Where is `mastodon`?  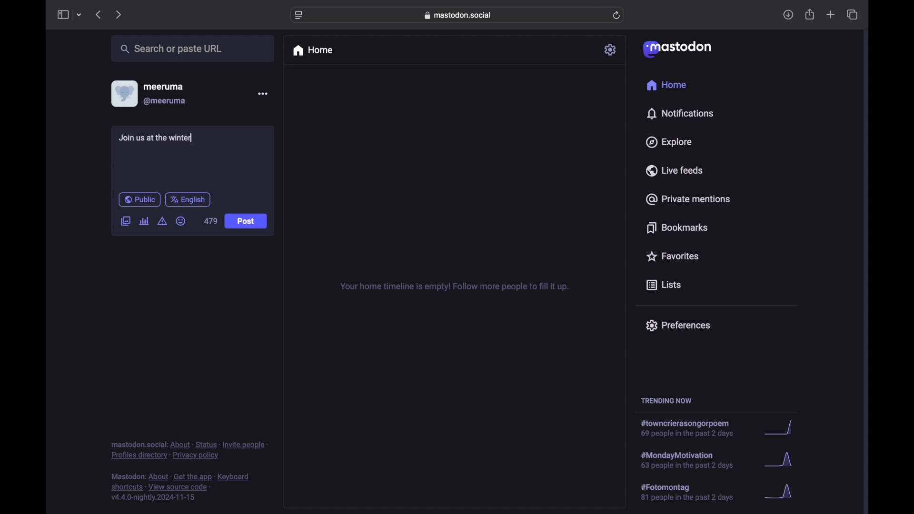 mastodon is located at coordinates (676, 49).